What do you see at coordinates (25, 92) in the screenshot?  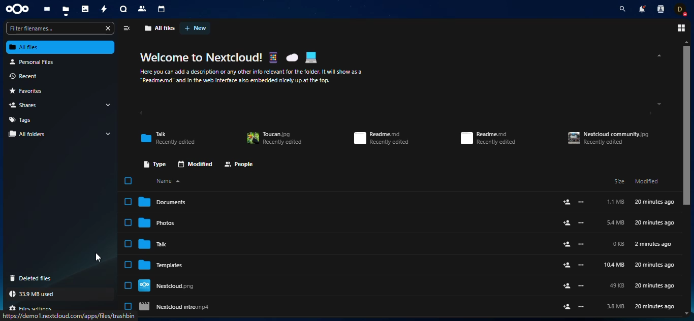 I see `Favorites` at bounding box center [25, 92].